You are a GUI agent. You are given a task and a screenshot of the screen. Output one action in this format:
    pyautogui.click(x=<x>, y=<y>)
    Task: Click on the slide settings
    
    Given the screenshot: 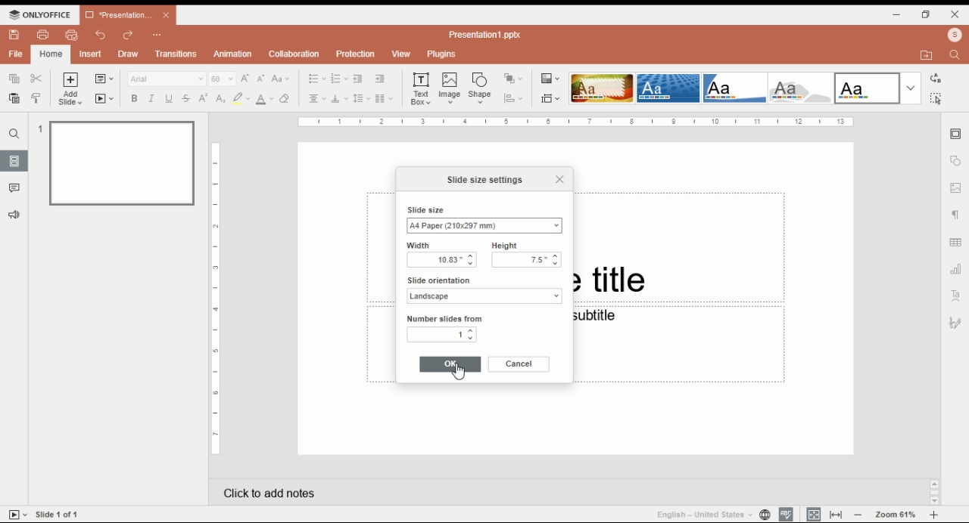 What is the action you would take?
    pyautogui.click(x=957, y=135)
    